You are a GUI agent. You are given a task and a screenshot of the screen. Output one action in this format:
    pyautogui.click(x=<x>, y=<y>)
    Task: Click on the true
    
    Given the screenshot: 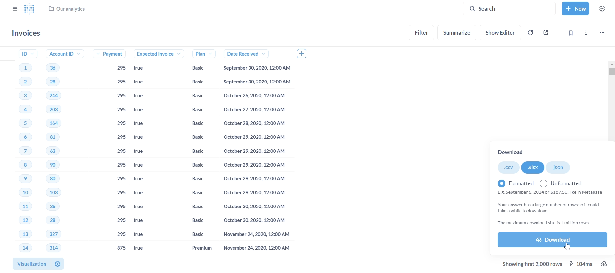 What is the action you would take?
    pyautogui.click(x=143, y=82)
    